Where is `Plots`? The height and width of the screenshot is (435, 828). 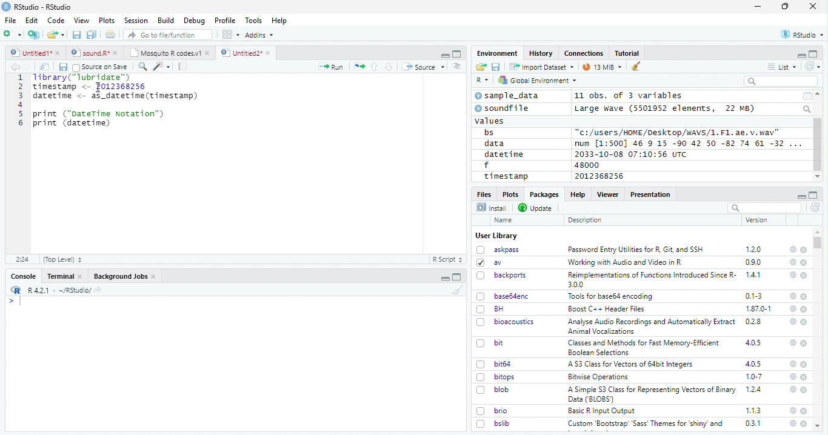
Plots is located at coordinates (510, 194).